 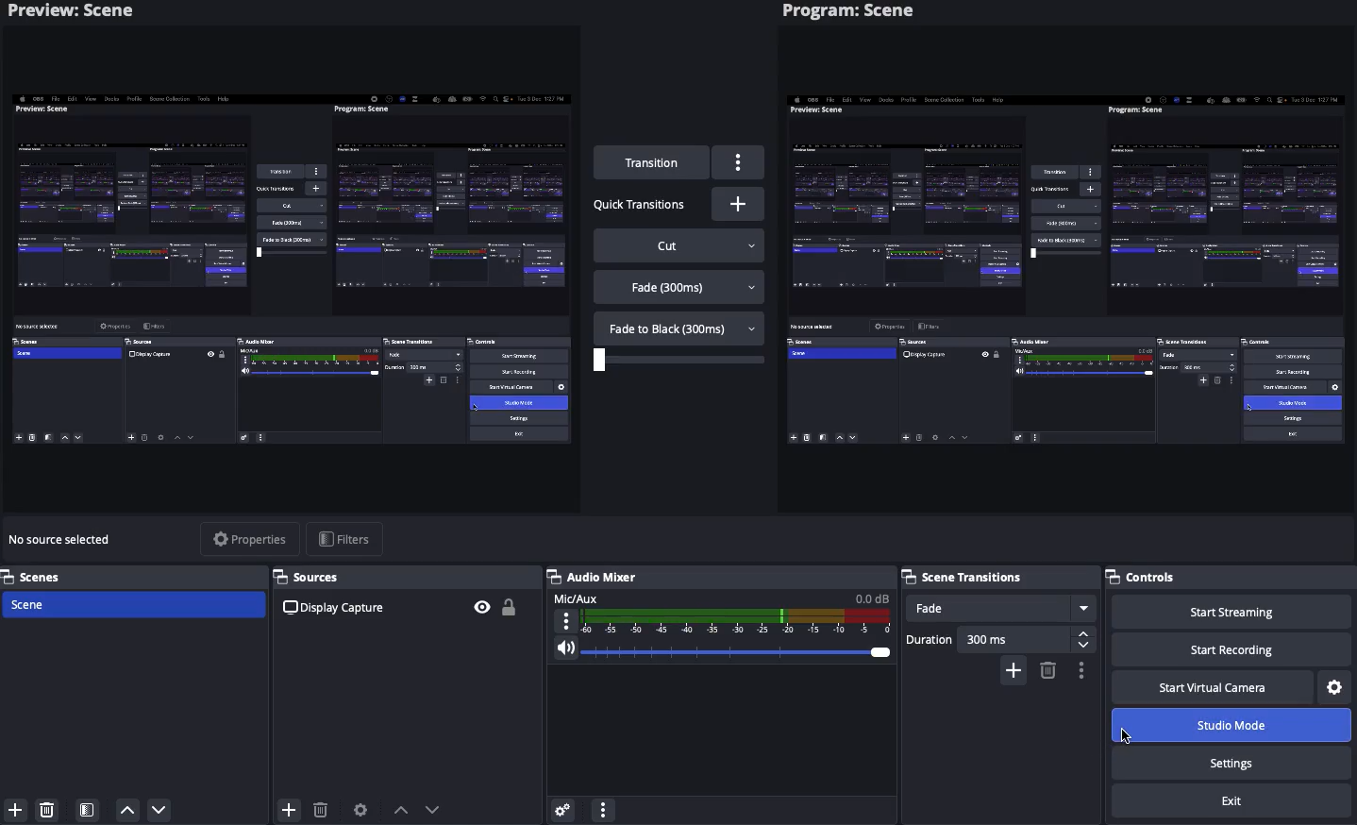 I want to click on Delete, so click(x=1047, y=670).